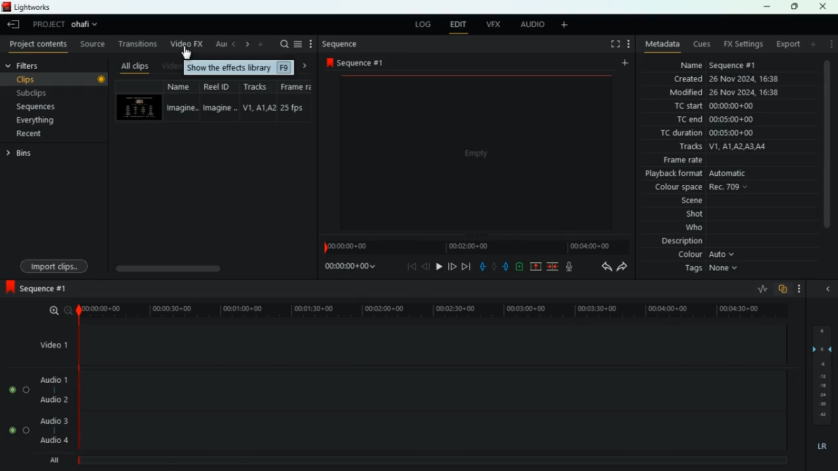  Describe the element at coordinates (729, 147) in the screenshot. I see `tracks` at that location.